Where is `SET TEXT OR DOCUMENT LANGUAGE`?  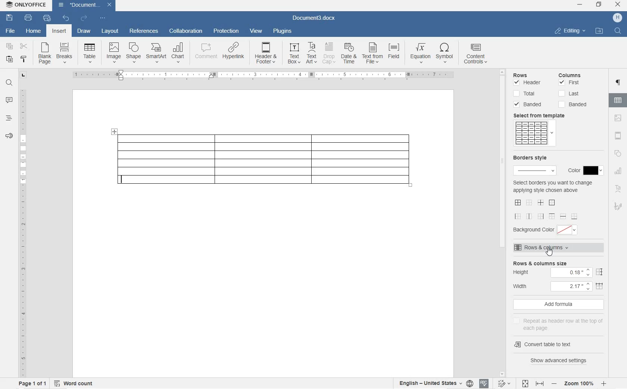 SET TEXT OR DOCUMENT LANGUAGE is located at coordinates (435, 383).